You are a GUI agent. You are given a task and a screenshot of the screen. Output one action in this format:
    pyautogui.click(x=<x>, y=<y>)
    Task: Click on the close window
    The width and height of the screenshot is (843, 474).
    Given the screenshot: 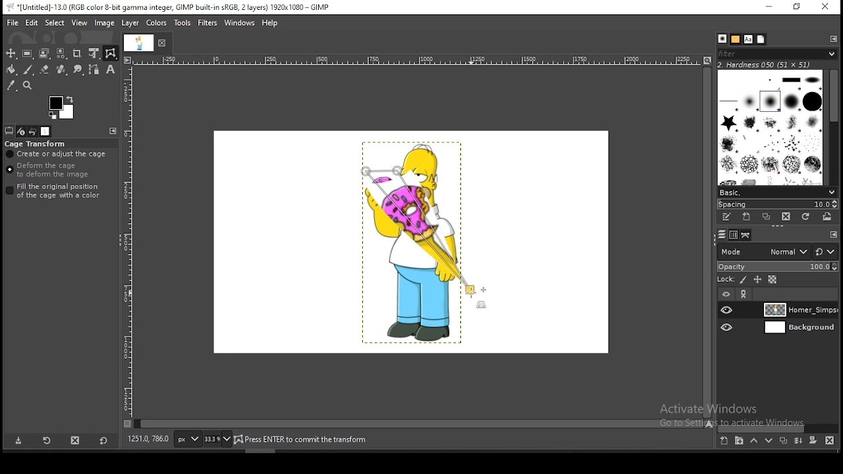 What is the action you would take?
    pyautogui.click(x=825, y=8)
    